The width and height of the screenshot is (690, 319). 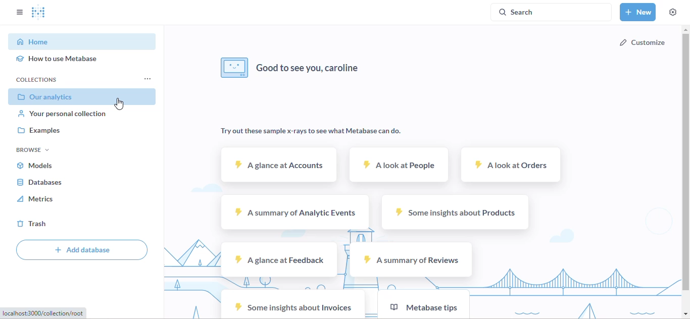 What do you see at coordinates (292, 305) in the screenshot?
I see `some insights about invoices` at bounding box center [292, 305].